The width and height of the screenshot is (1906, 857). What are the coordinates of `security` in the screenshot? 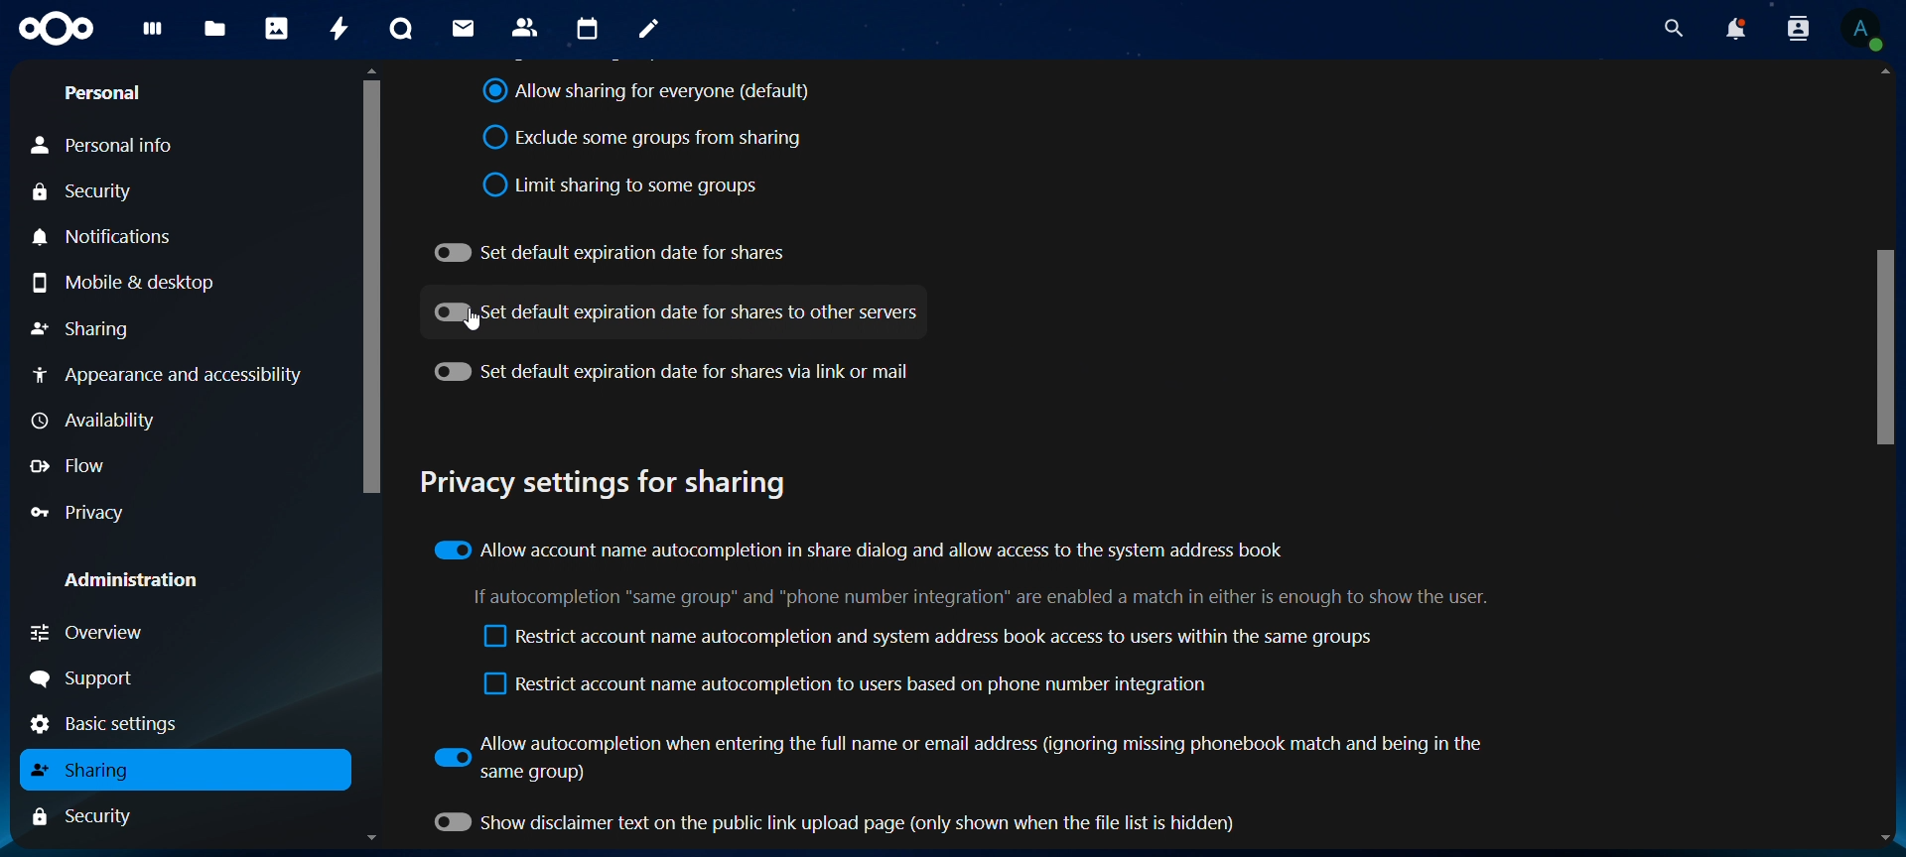 It's located at (94, 191).